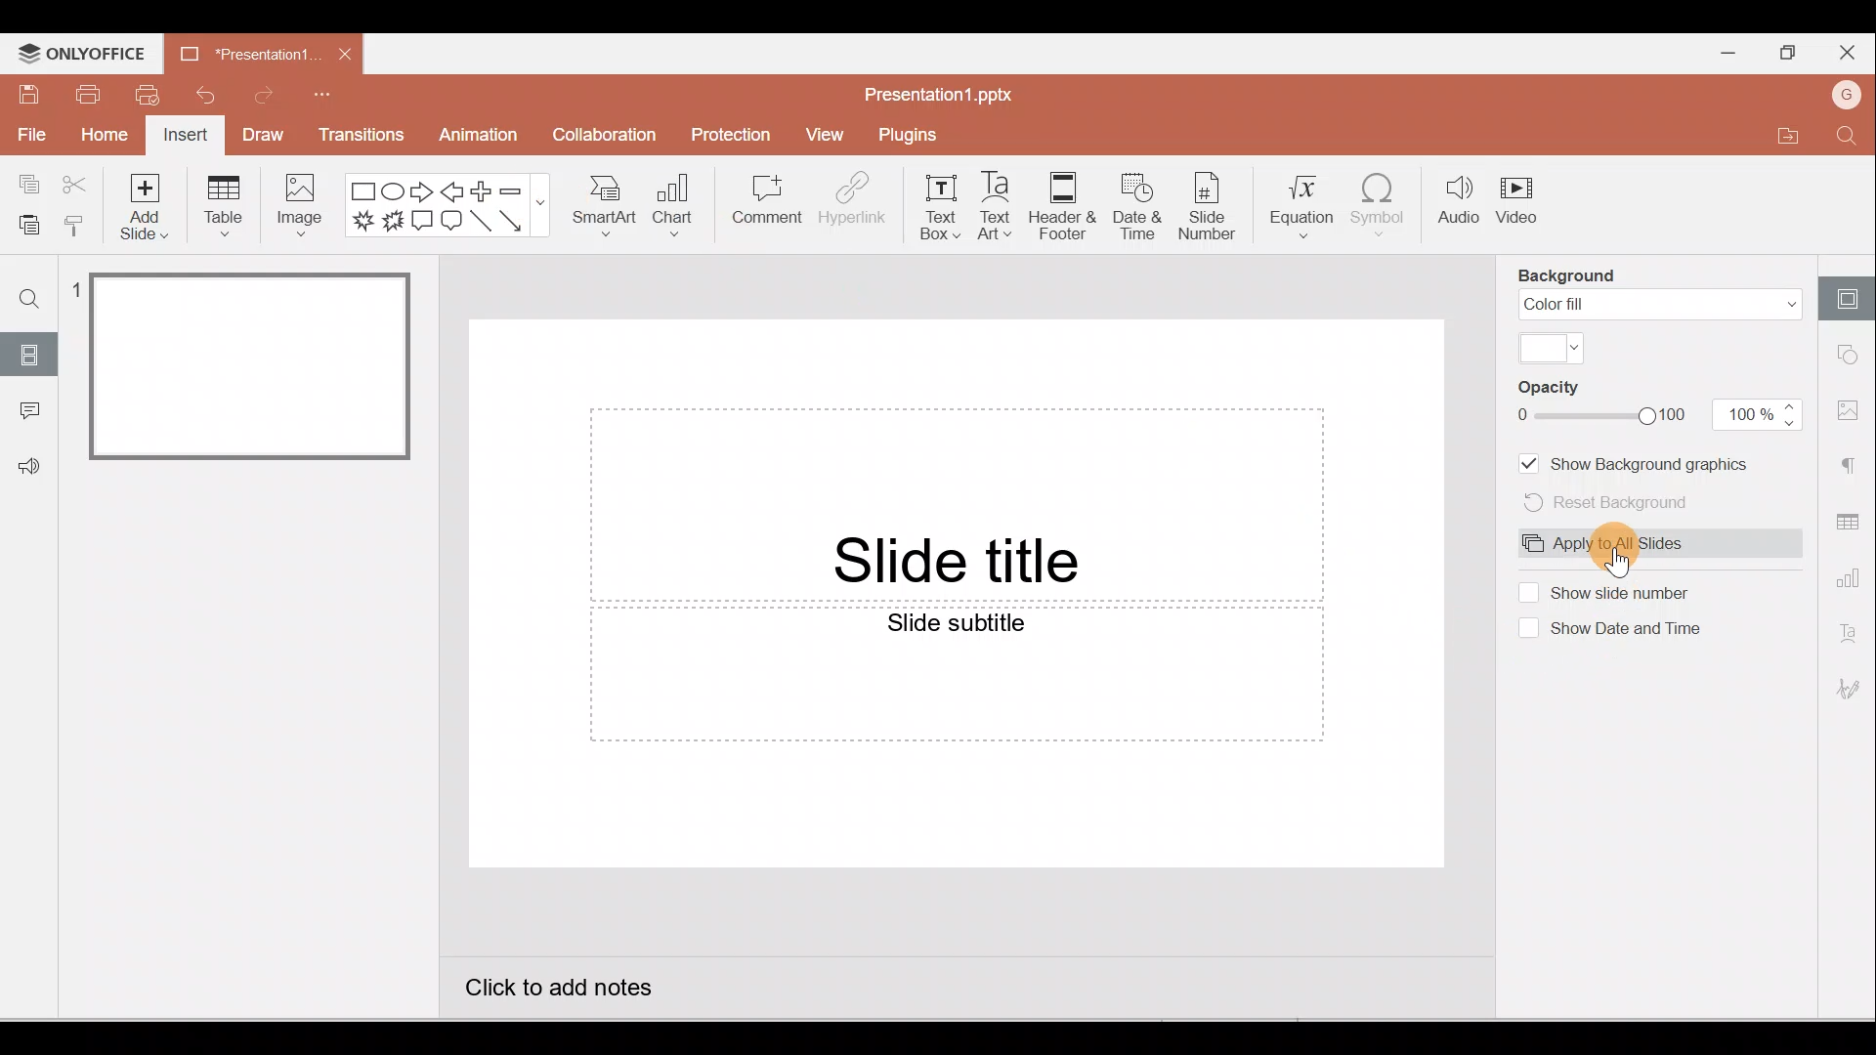  What do you see at coordinates (241, 51) in the screenshot?
I see `Document name` at bounding box center [241, 51].